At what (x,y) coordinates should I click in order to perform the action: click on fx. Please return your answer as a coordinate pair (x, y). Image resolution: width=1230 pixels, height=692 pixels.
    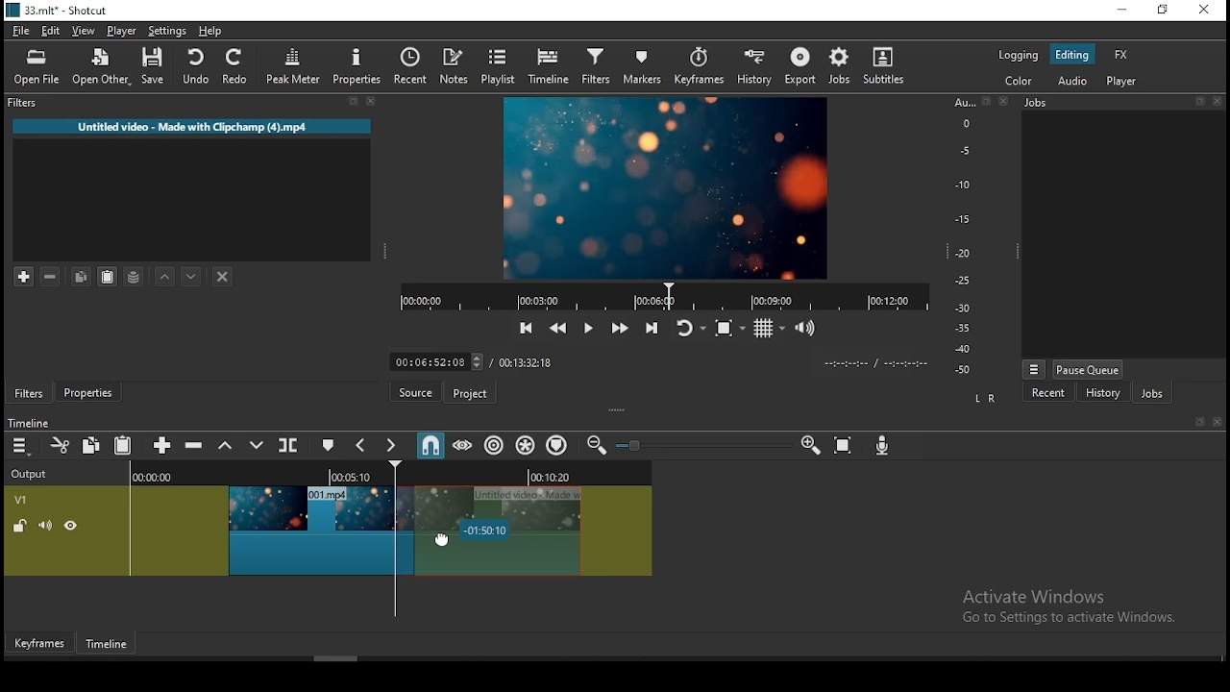
    Looking at the image, I should click on (1120, 54).